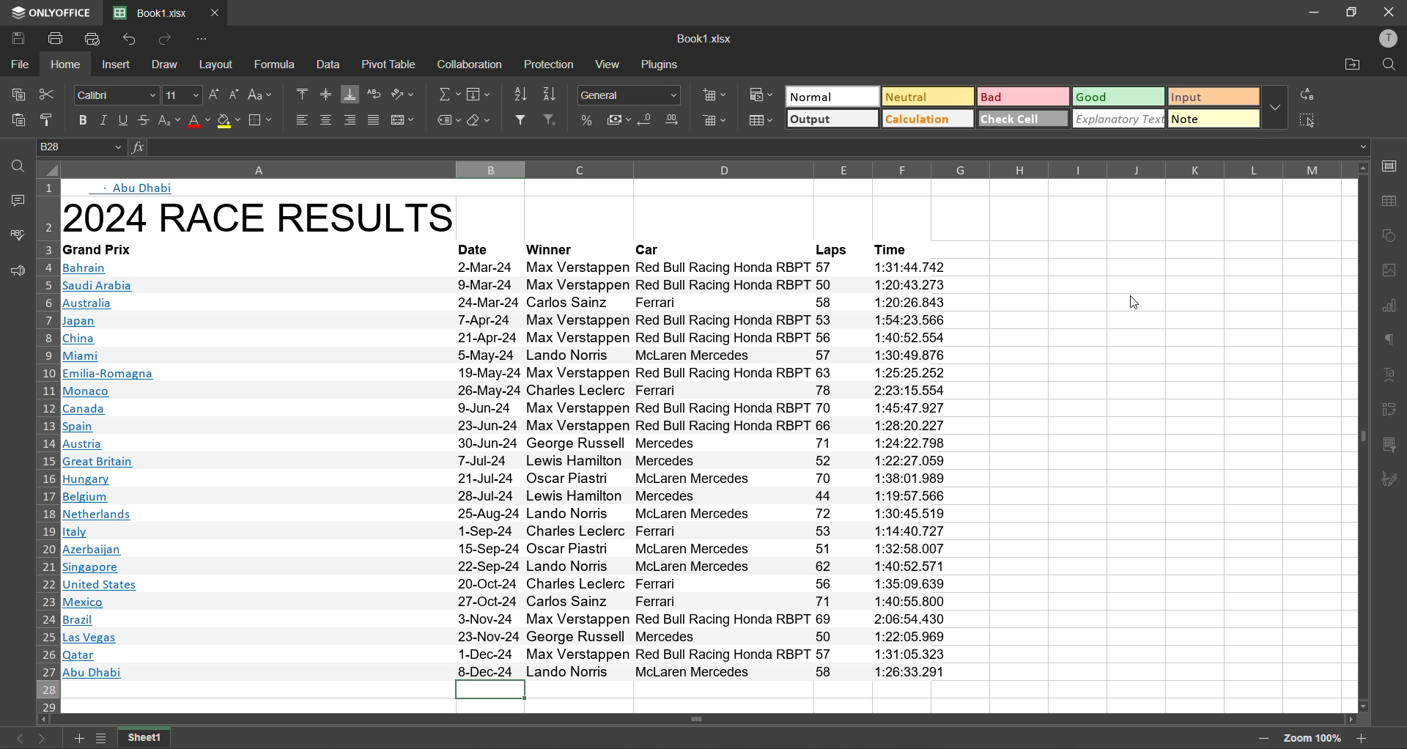 The image size is (1407, 749). What do you see at coordinates (145, 120) in the screenshot?
I see `strikethrough` at bounding box center [145, 120].